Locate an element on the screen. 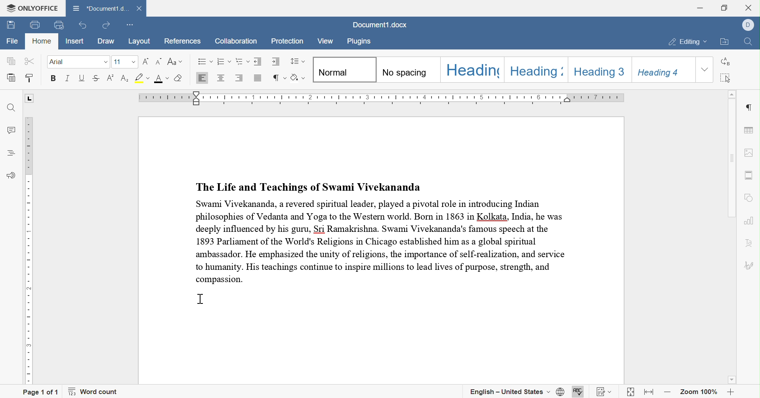 Image resolution: width=760 pixels, height=398 pixels. shading is located at coordinates (299, 78).